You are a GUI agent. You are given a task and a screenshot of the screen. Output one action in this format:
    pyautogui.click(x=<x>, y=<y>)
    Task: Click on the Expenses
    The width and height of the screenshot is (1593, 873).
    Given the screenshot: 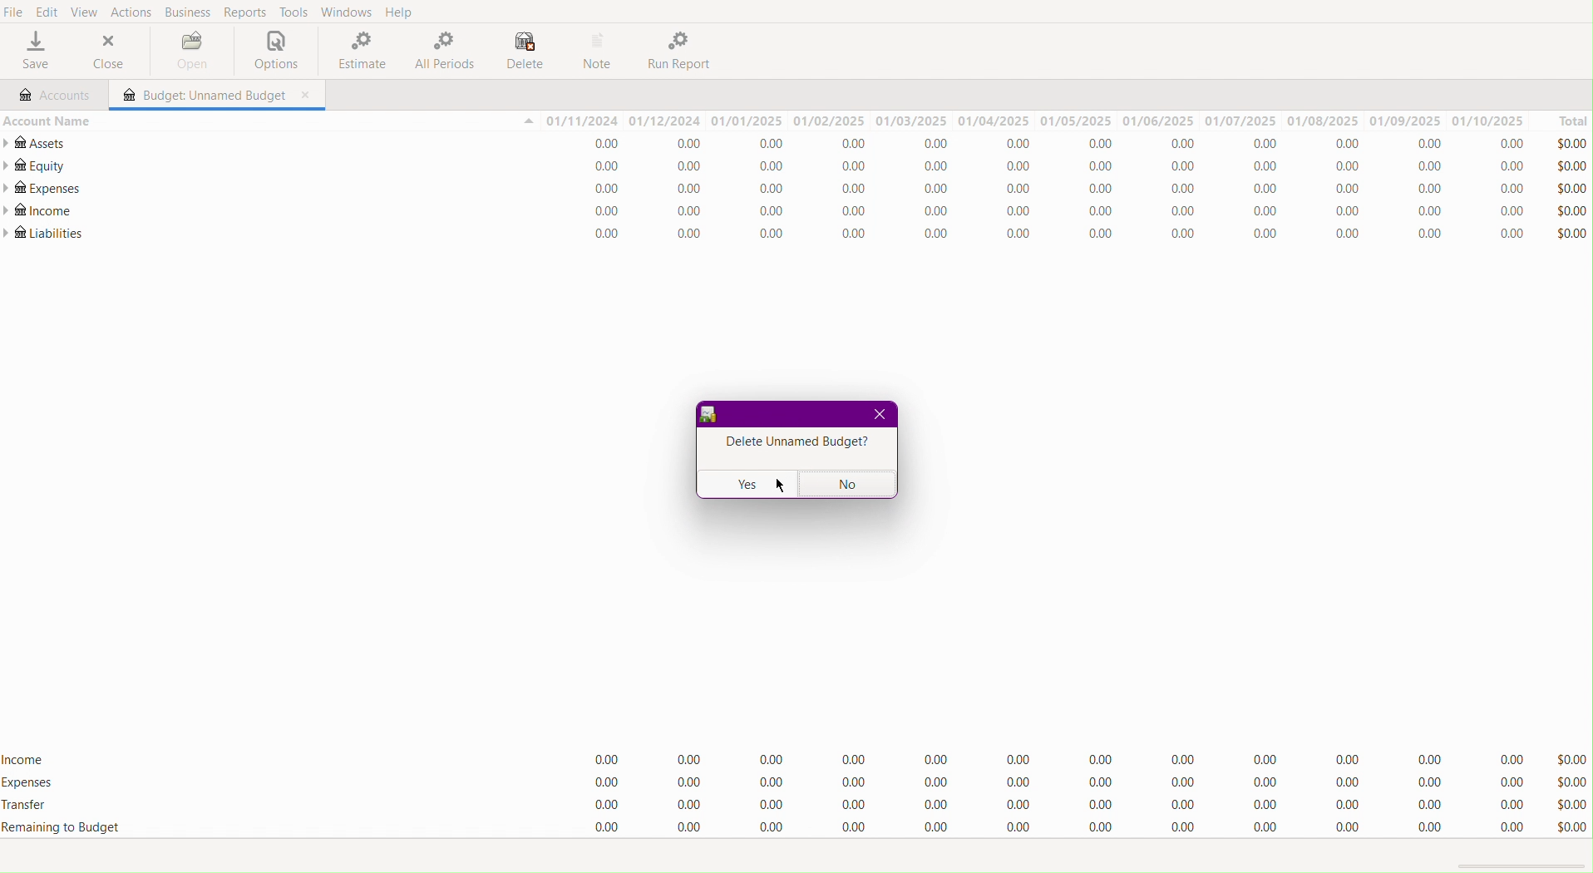 What is the action you would take?
    pyautogui.click(x=29, y=783)
    